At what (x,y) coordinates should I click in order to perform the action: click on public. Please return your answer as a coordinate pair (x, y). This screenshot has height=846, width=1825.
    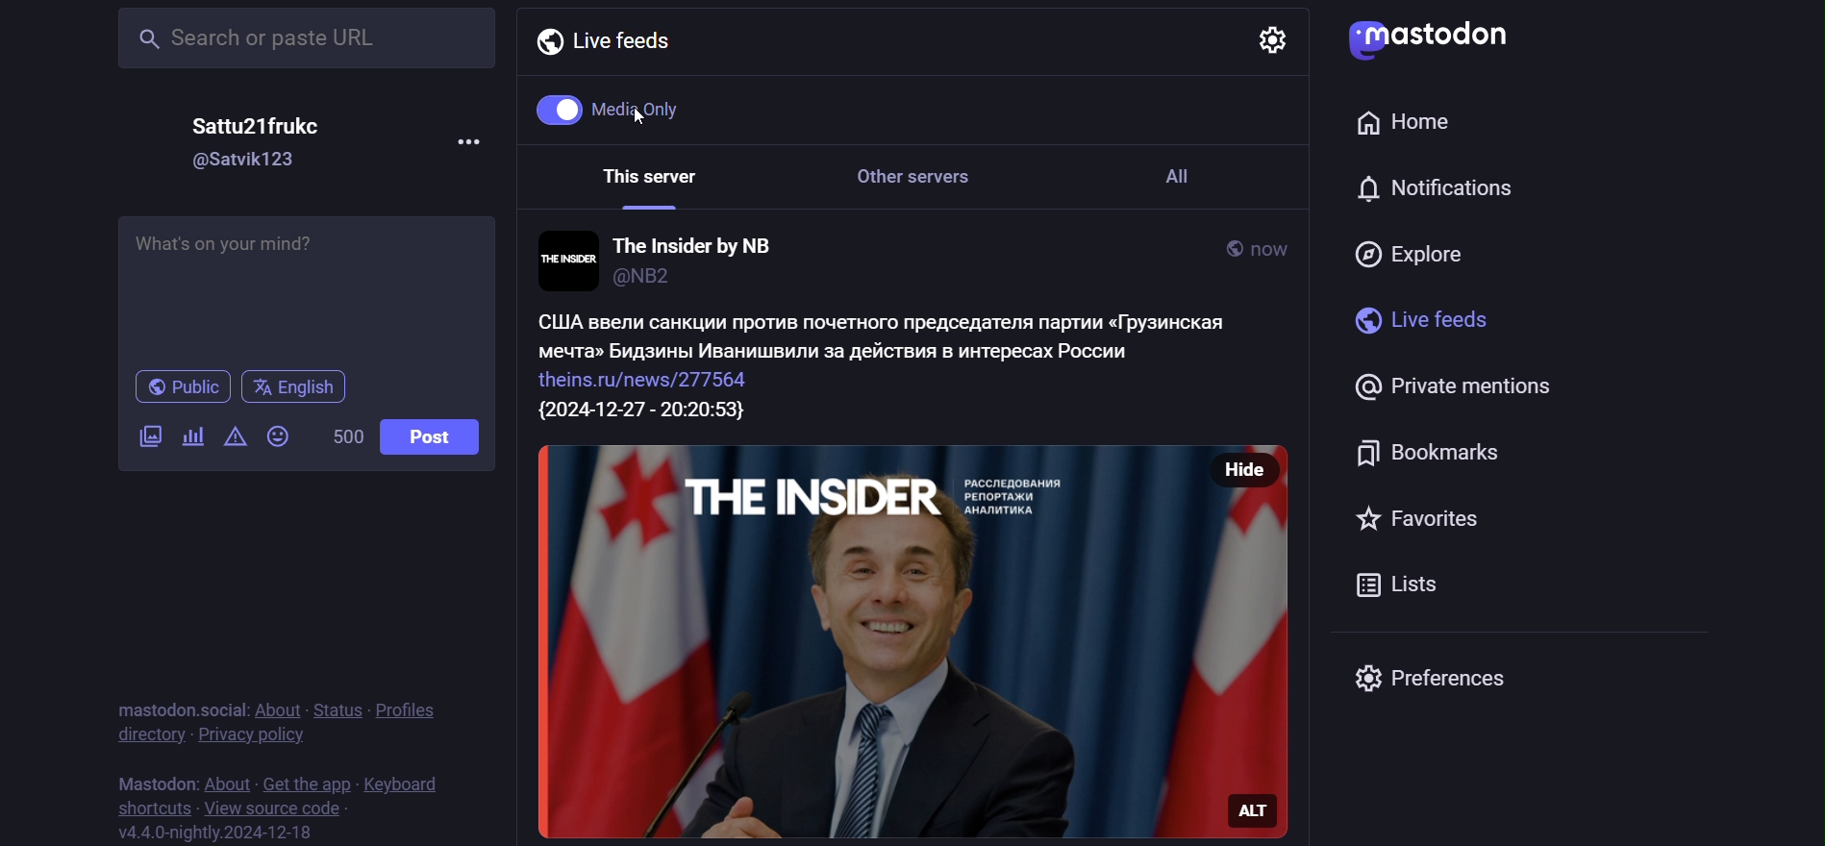
    Looking at the image, I should click on (1214, 248).